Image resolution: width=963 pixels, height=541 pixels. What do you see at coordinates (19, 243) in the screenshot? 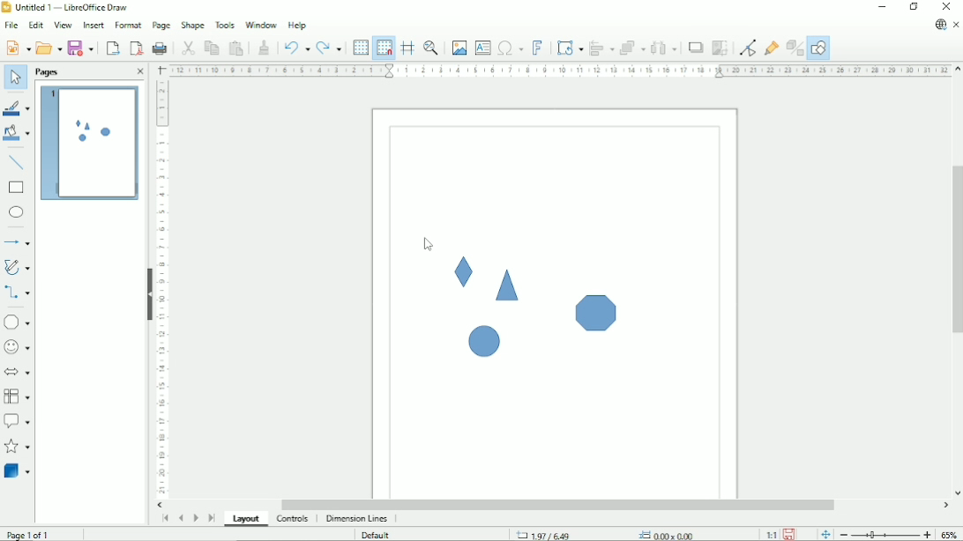
I see `Lines and arrows` at bounding box center [19, 243].